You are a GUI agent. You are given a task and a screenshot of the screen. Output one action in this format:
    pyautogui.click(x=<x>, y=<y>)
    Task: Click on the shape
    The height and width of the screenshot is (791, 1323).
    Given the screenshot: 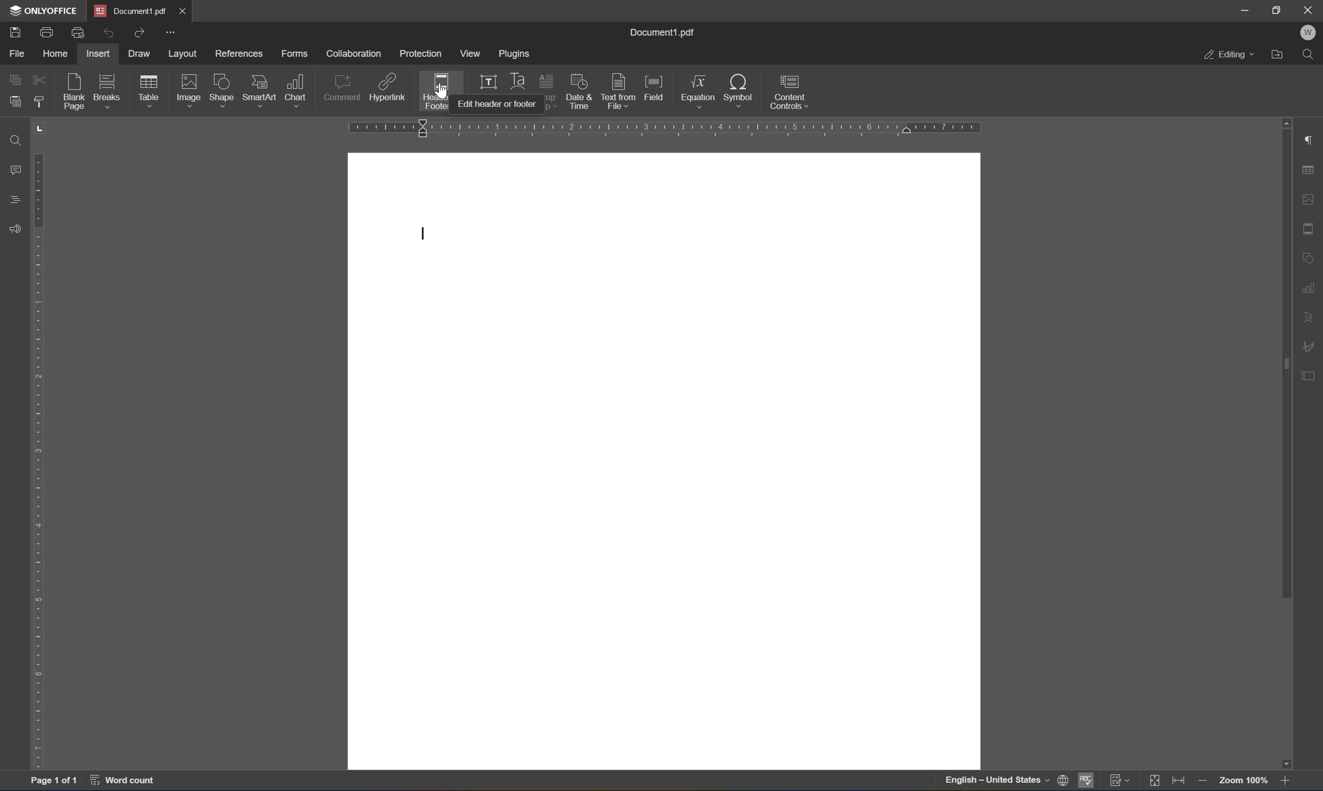 What is the action you would take?
    pyautogui.click(x=222, y=91)
    